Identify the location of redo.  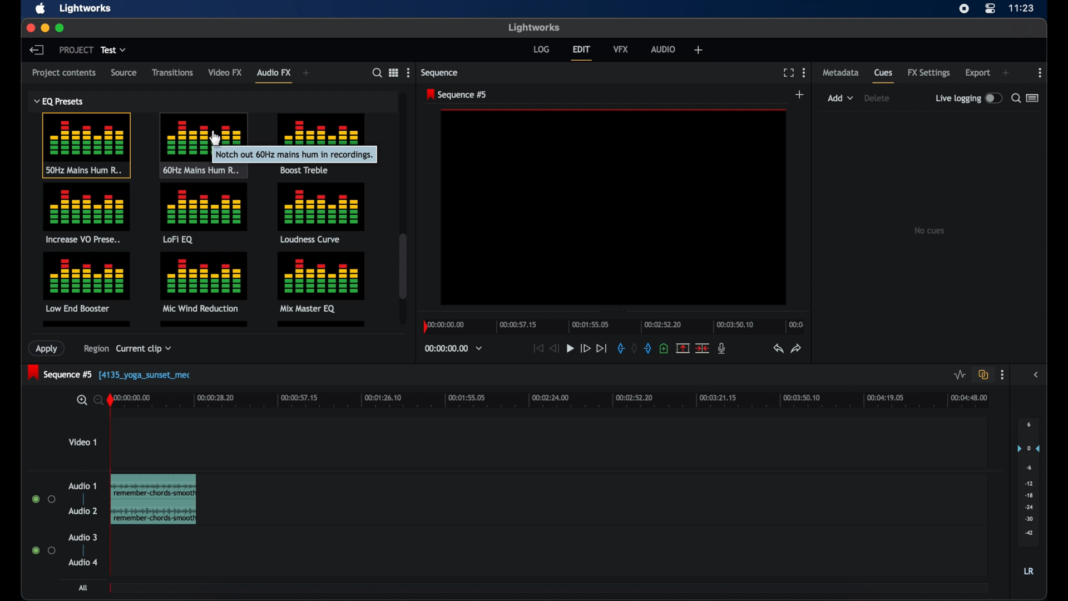
(797, 348).